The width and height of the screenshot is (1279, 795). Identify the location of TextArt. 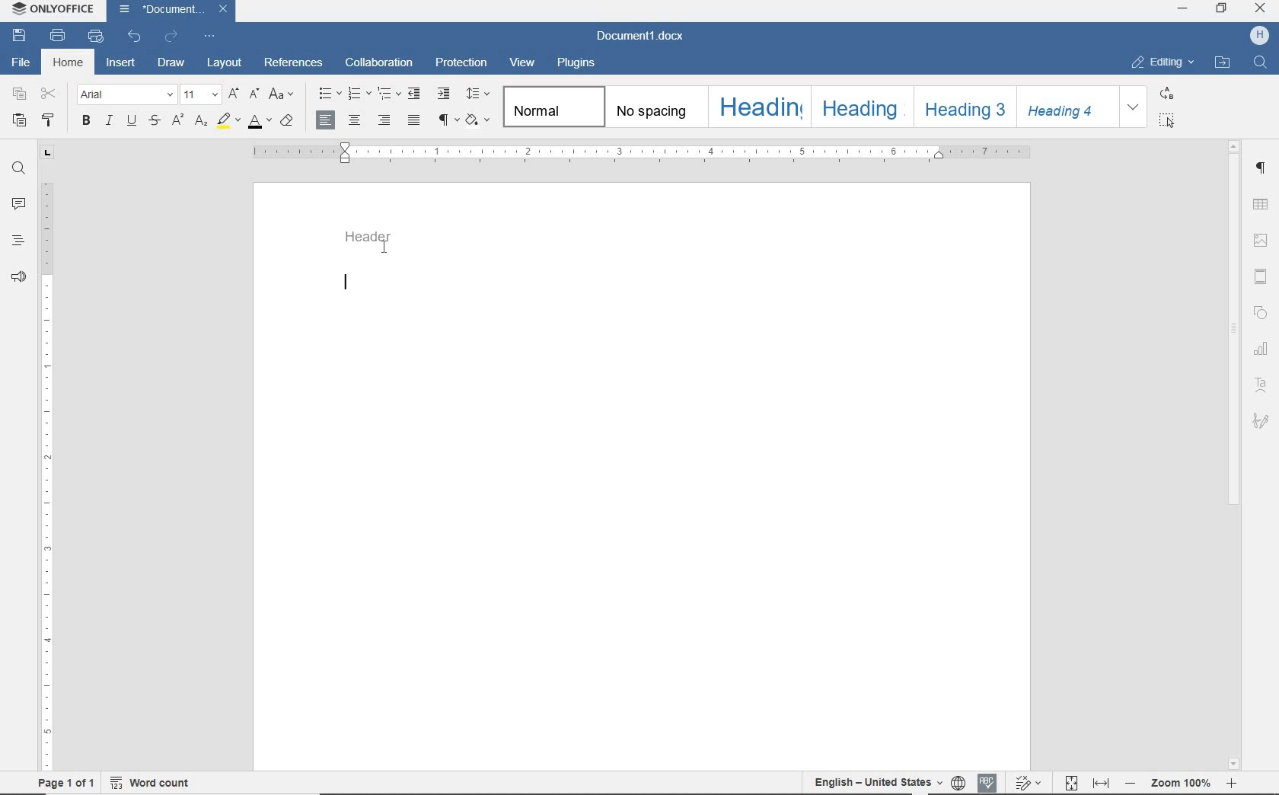
(1261, 384).